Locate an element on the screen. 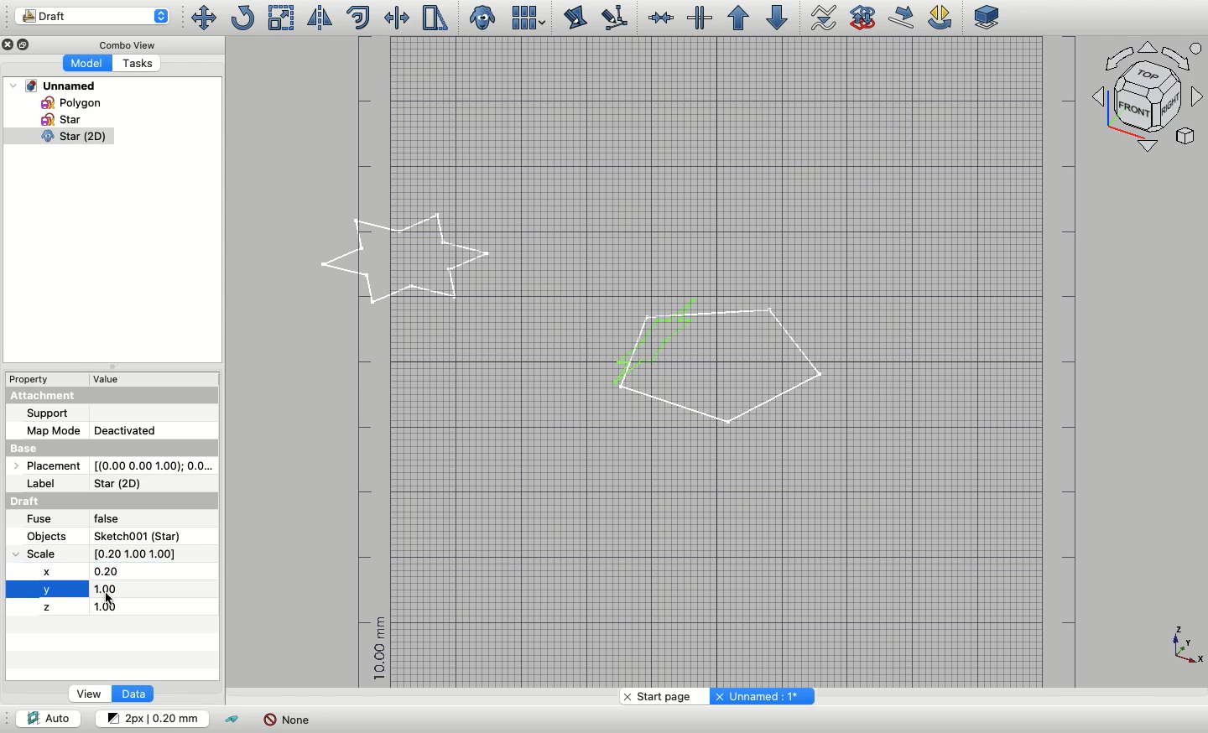 This screenshot has height=733, width=1208. [90.00 0.00 1.00); 0.0... is located at coordinates (153, 465).